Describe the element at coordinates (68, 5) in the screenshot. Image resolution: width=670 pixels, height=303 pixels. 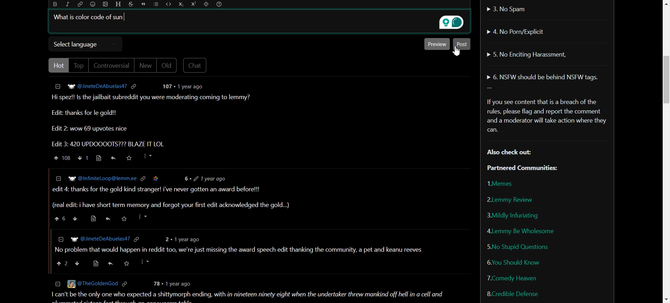
I see `Italic` at that location.